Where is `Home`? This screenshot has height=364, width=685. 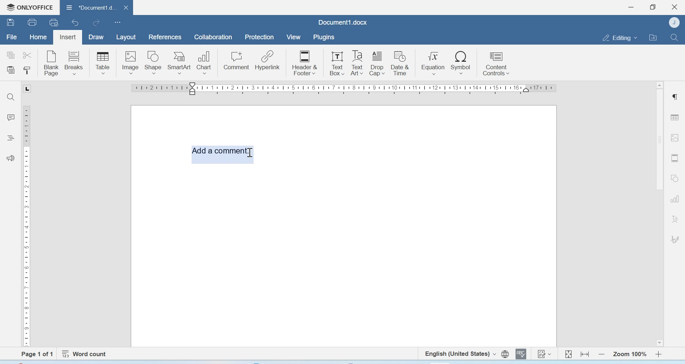
Home is located at coordinates (37, 36).